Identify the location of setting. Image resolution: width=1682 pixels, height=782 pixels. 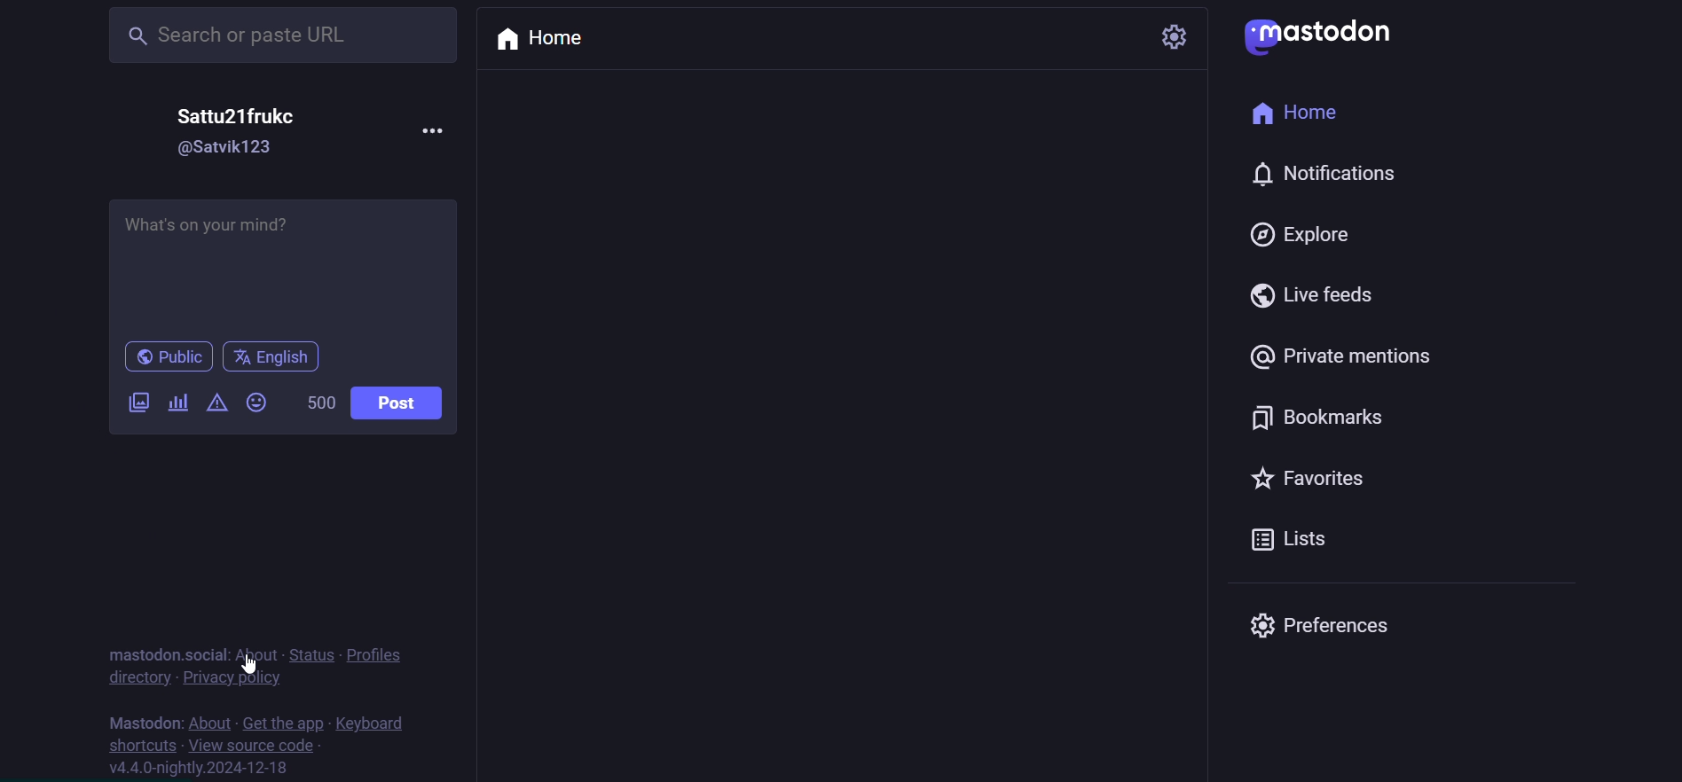
(1175, 36).